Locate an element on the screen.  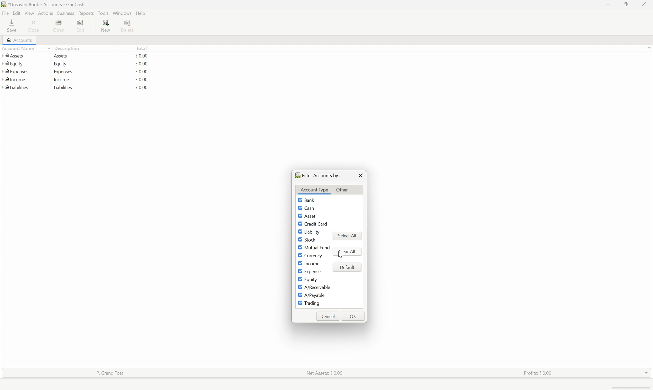
Checkbox is located at coordinates (298, 224).